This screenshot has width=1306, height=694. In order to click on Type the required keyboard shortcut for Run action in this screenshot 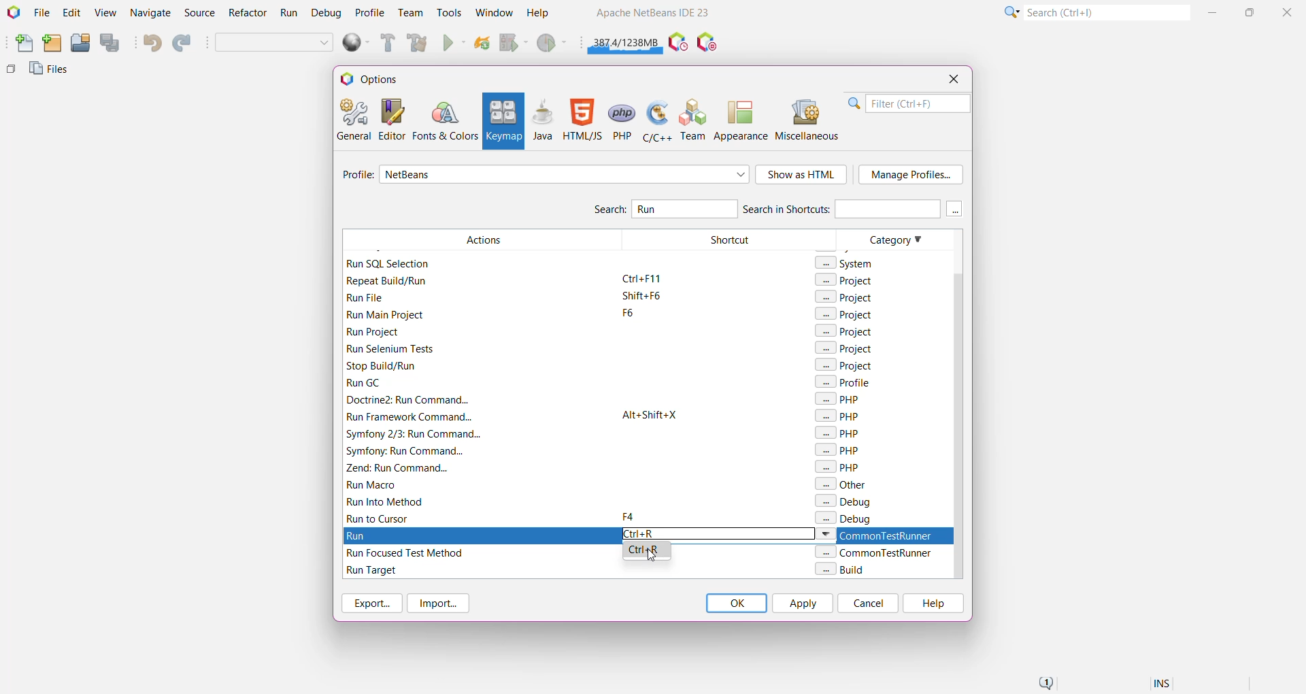, I will do `click(718, 535)`.